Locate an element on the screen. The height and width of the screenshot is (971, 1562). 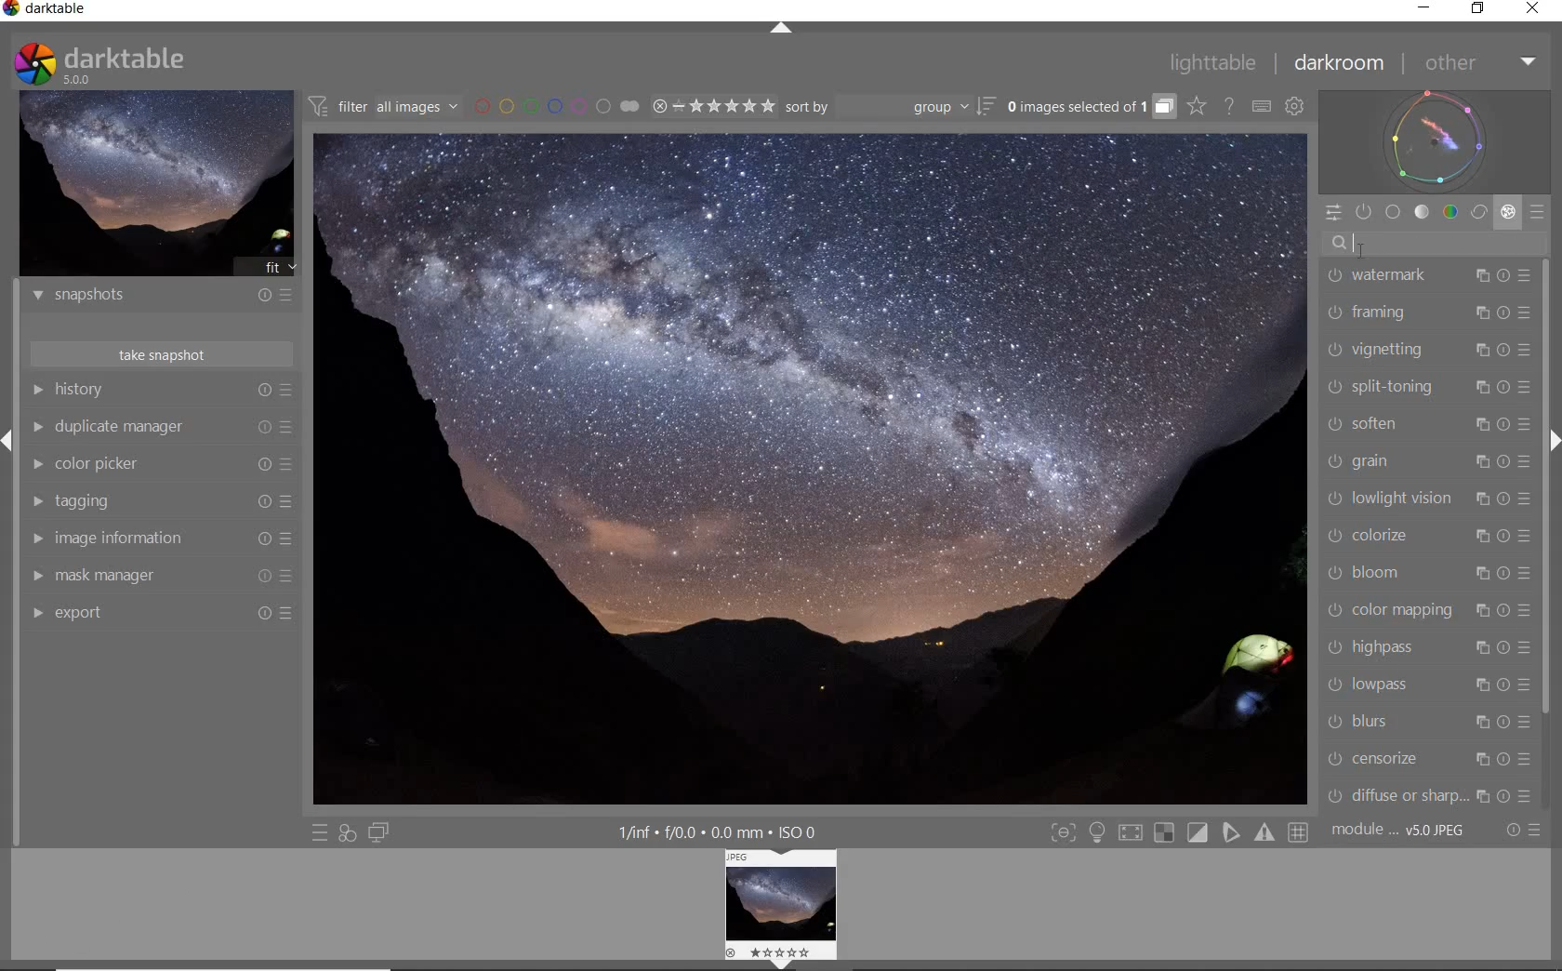
presets is located at coordinates (1520, 723).